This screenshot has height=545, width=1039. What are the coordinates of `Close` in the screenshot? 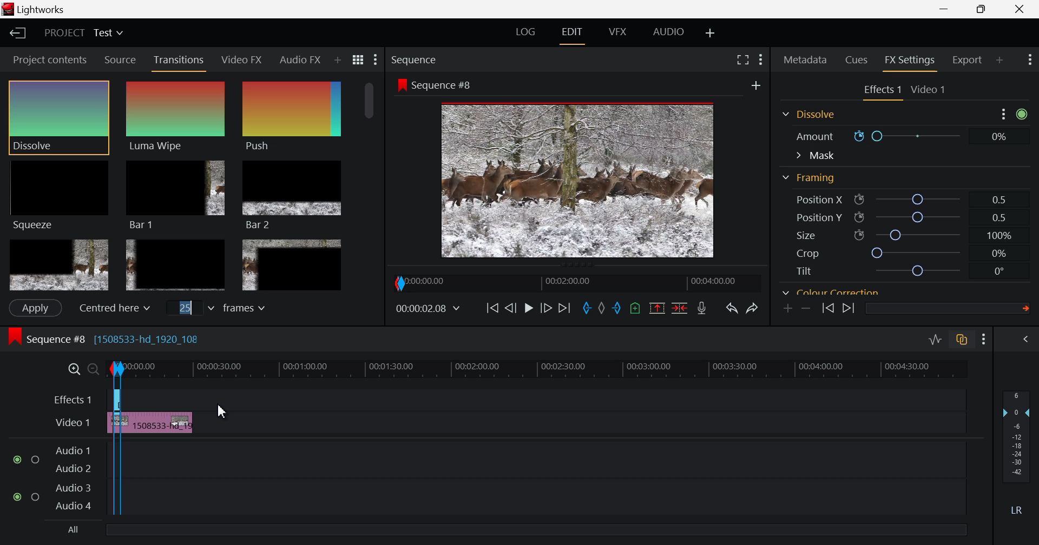 It's located at (1017, 9).